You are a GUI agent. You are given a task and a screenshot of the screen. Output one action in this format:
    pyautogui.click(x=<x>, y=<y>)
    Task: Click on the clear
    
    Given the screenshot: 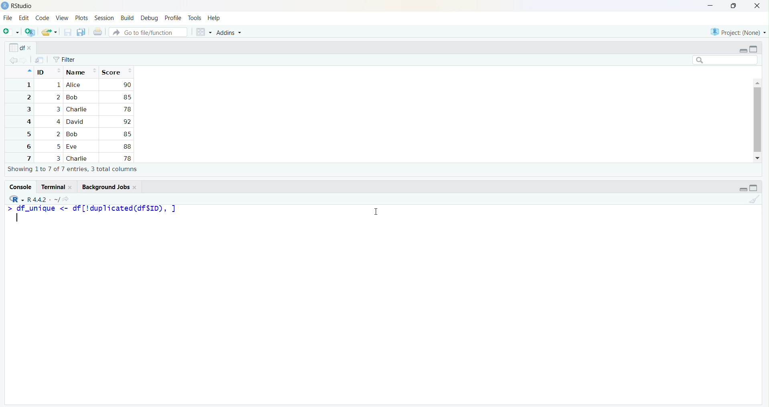 What is the action you would take?
    pyautogui.click(x=754, y=199)
    